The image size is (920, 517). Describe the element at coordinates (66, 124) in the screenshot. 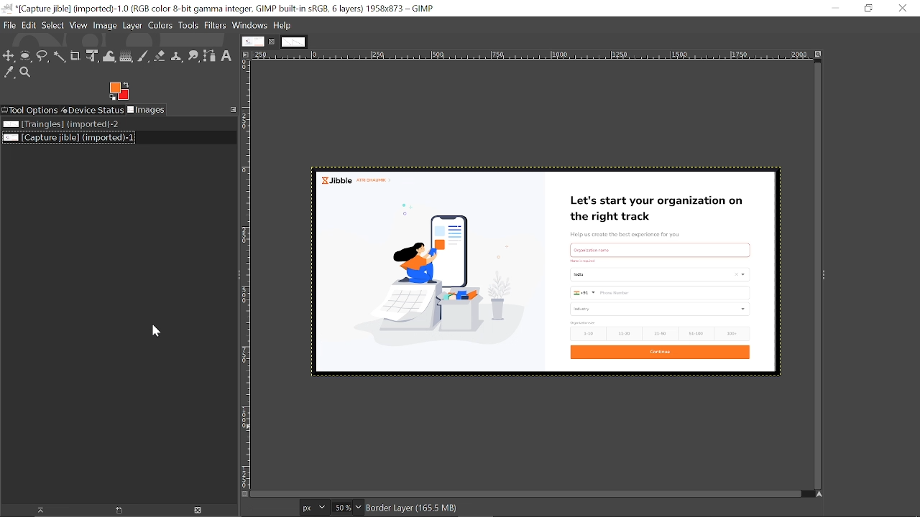

I see `Image file named "Triangles"` at that location.